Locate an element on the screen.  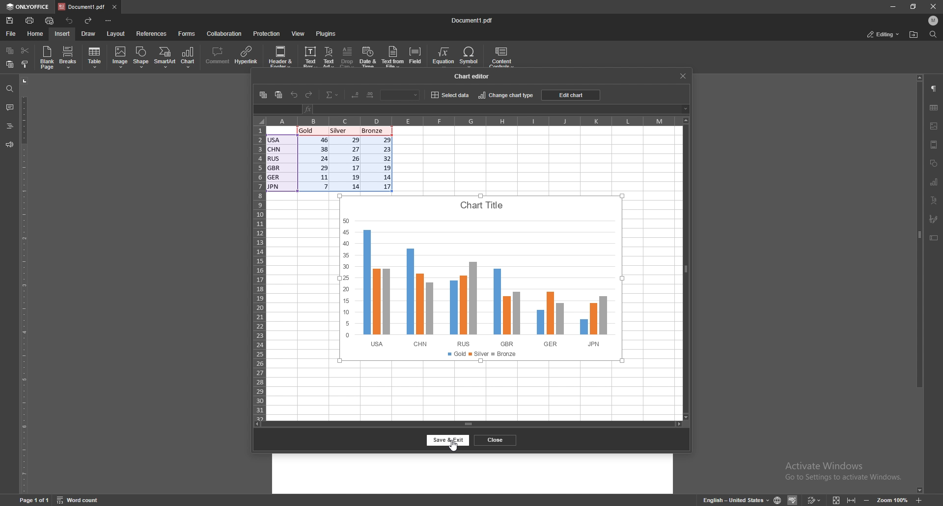
undo is located at coordinates (294, 95).